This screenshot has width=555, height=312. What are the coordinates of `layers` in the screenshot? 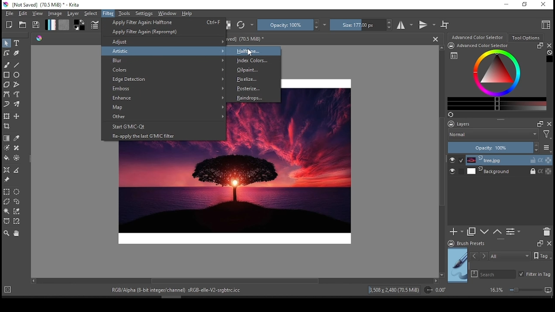 It's located at (458, 123).